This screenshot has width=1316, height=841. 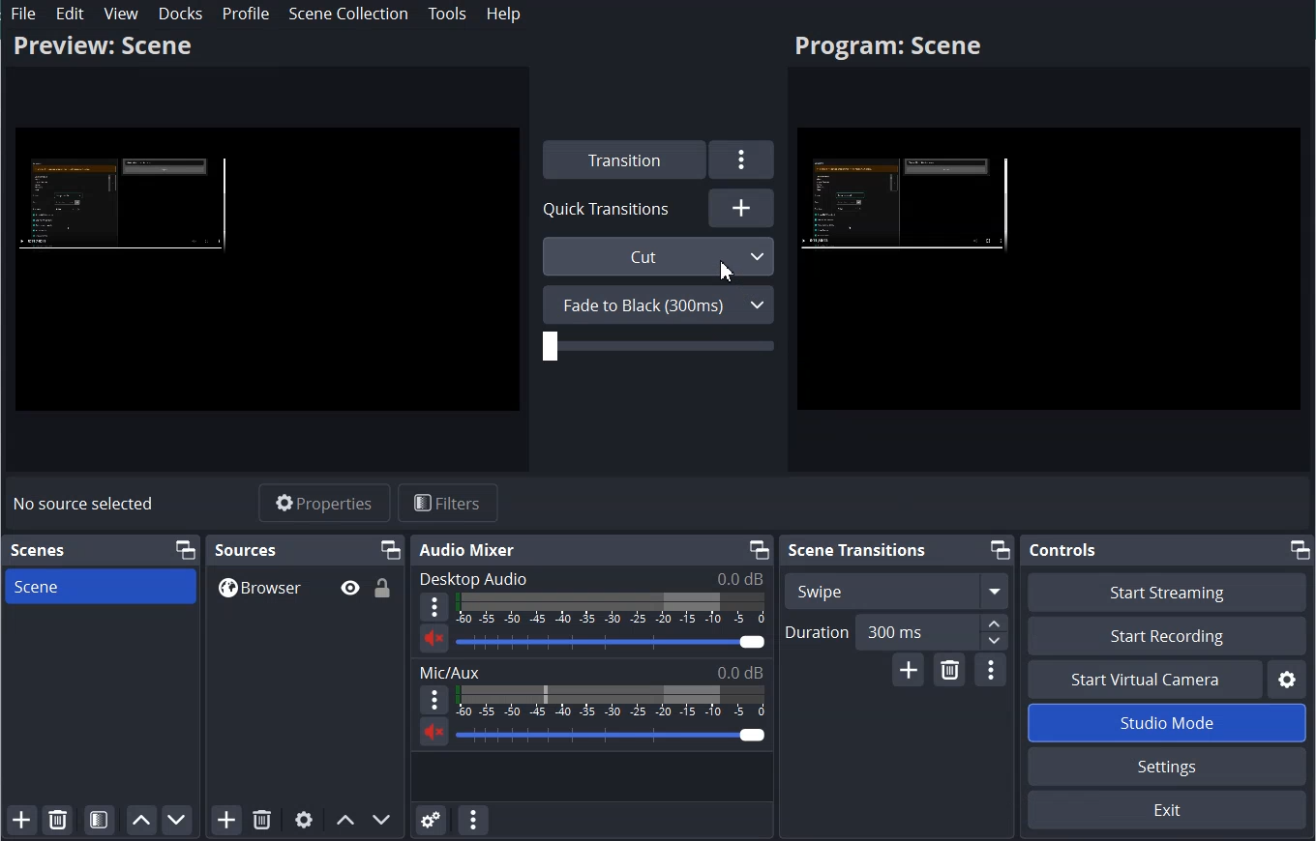 What do you see at coordinates (100, 586) in the screenshot?
I see `Scene` at bounding box center [100, 586].